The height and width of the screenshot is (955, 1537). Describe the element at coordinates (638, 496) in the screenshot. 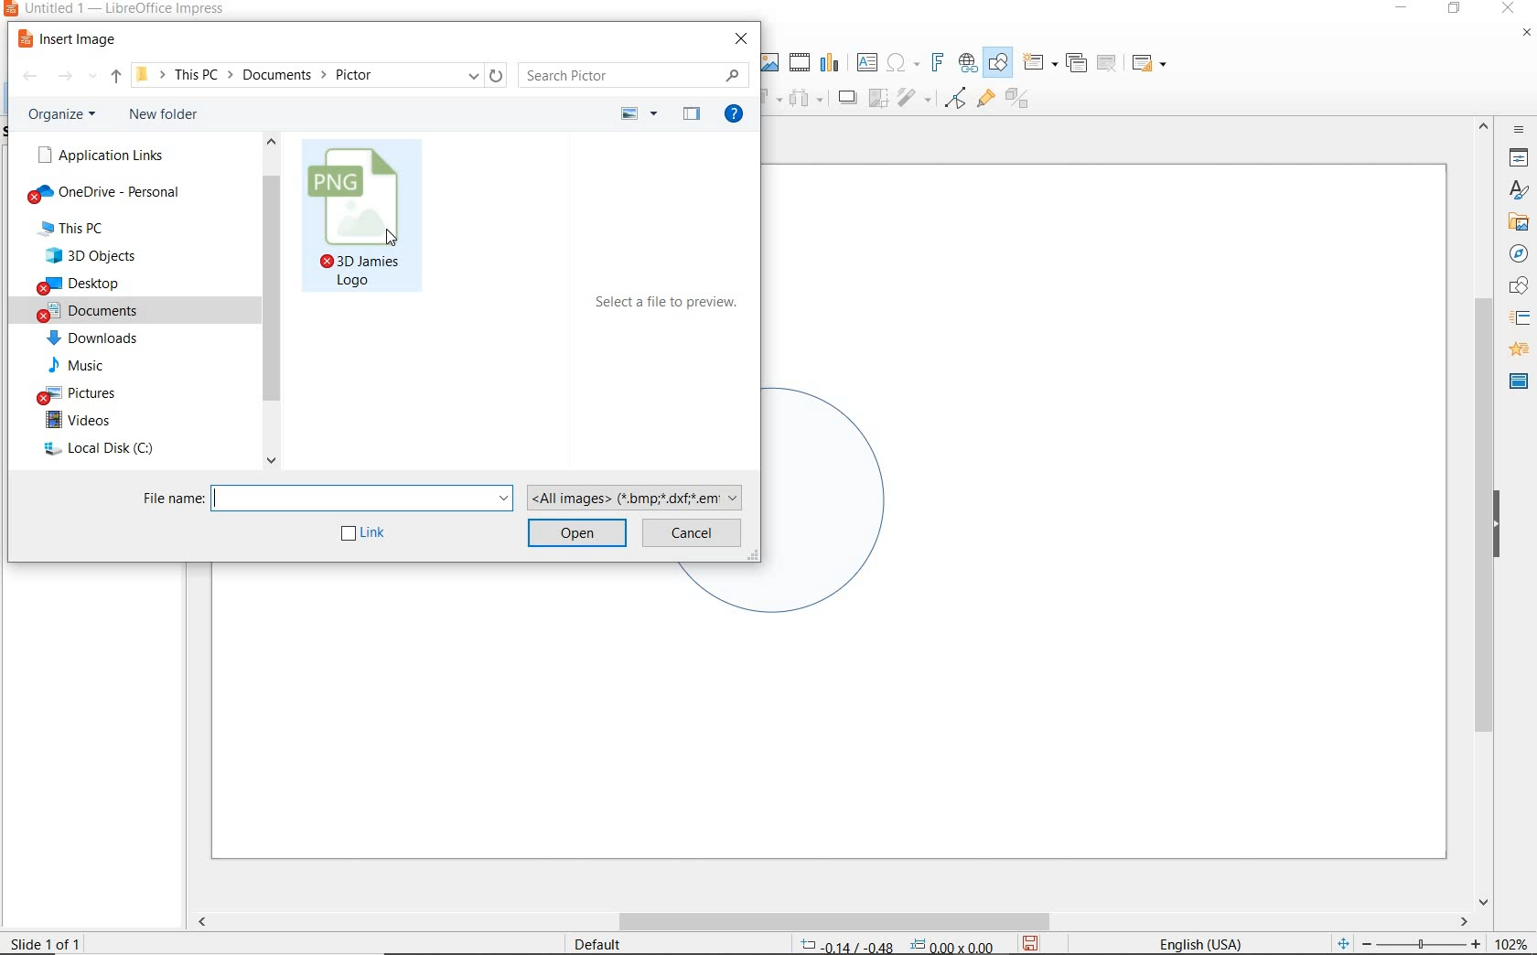

I see `file types` at that location.